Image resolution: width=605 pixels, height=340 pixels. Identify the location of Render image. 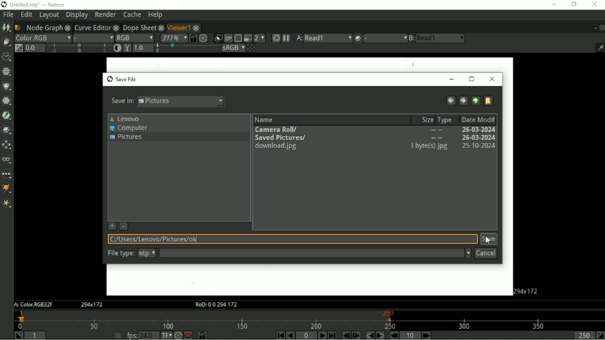
(228, 38).